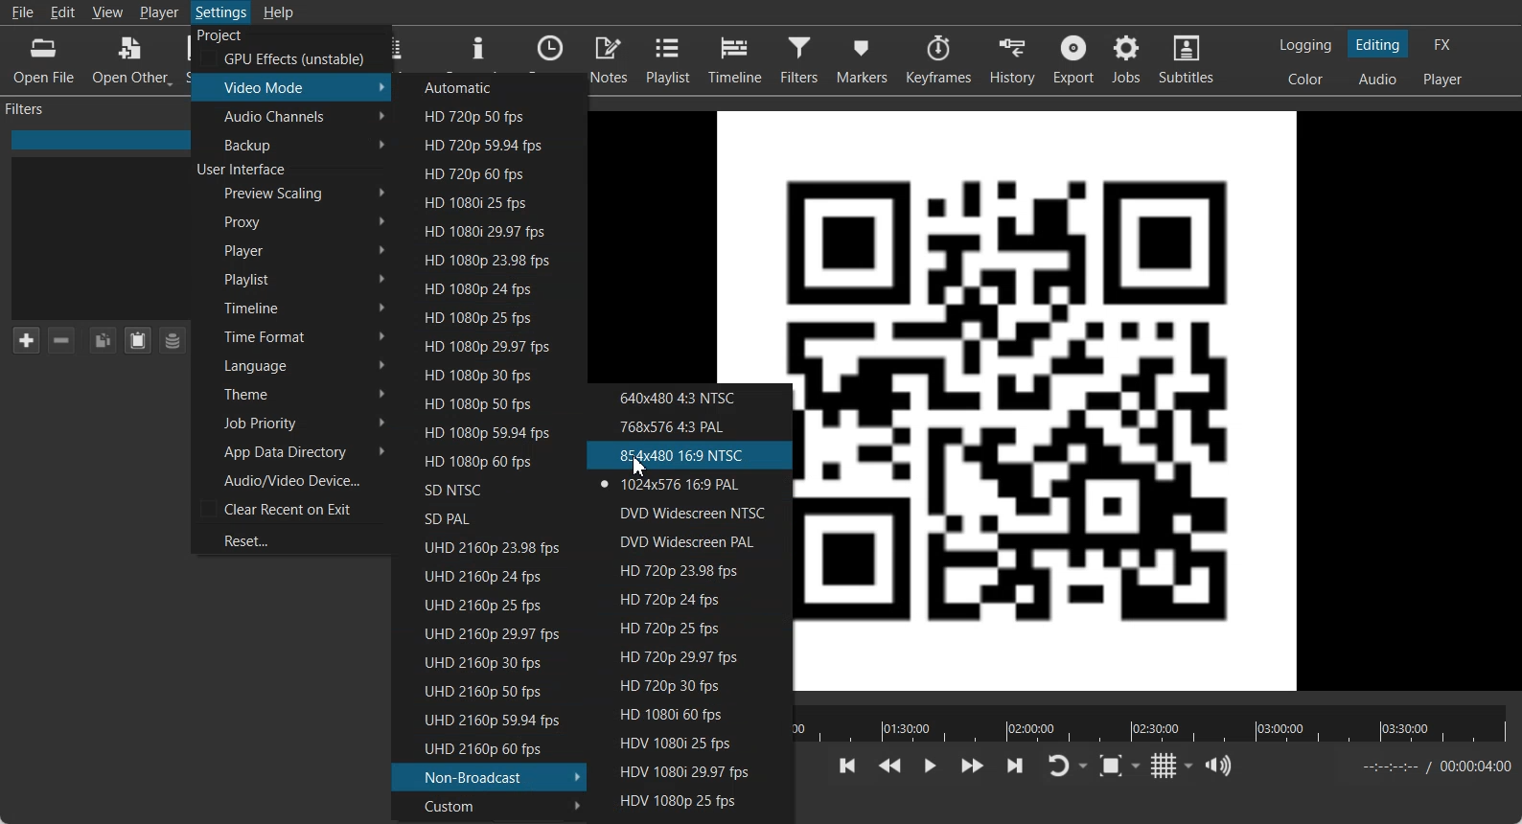  I want to click on Play quickly backward, so click(889, 767).